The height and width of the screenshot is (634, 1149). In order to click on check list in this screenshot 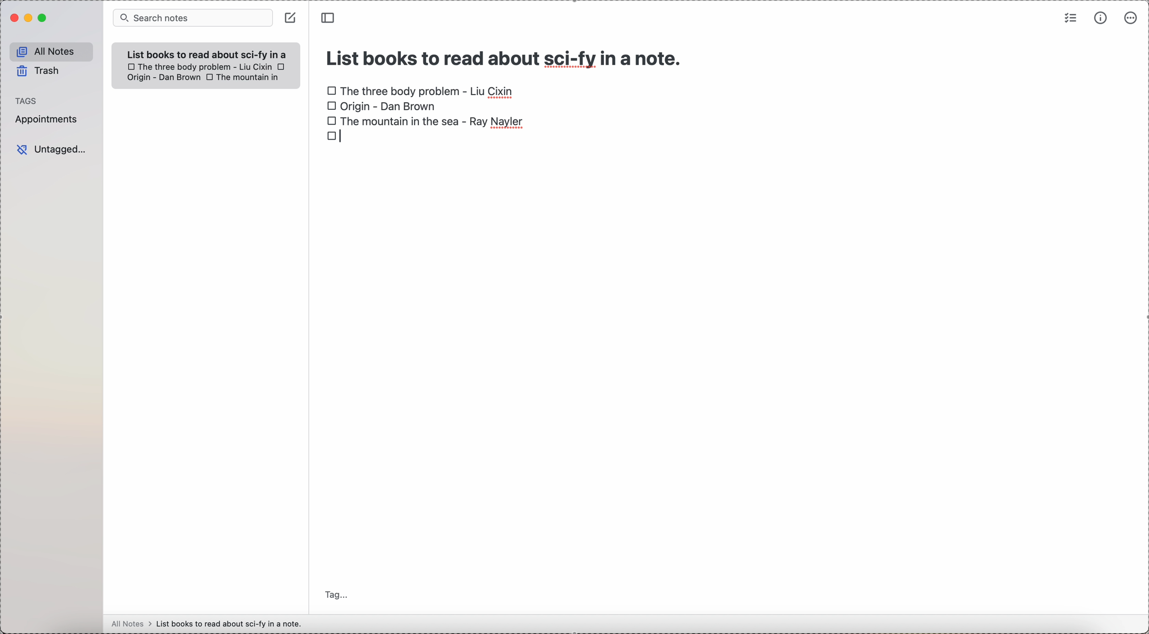, I will do `click(1070, 18)`.